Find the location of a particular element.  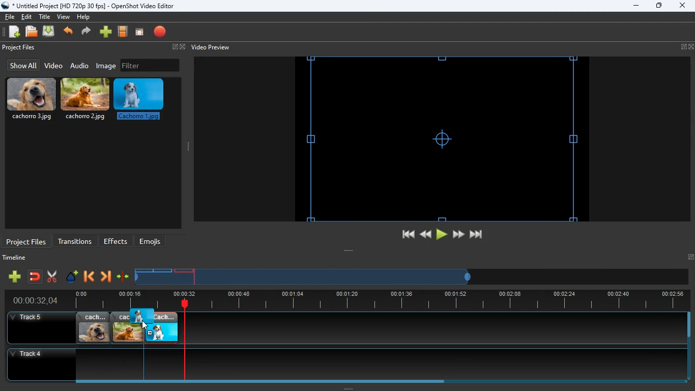

add is located at coordinates (106, 32).